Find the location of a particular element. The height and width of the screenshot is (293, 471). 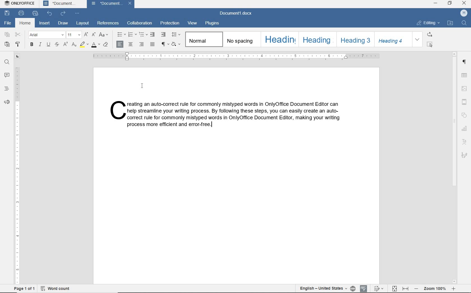

JUSTIFIED is located at coordinates (153, 45).